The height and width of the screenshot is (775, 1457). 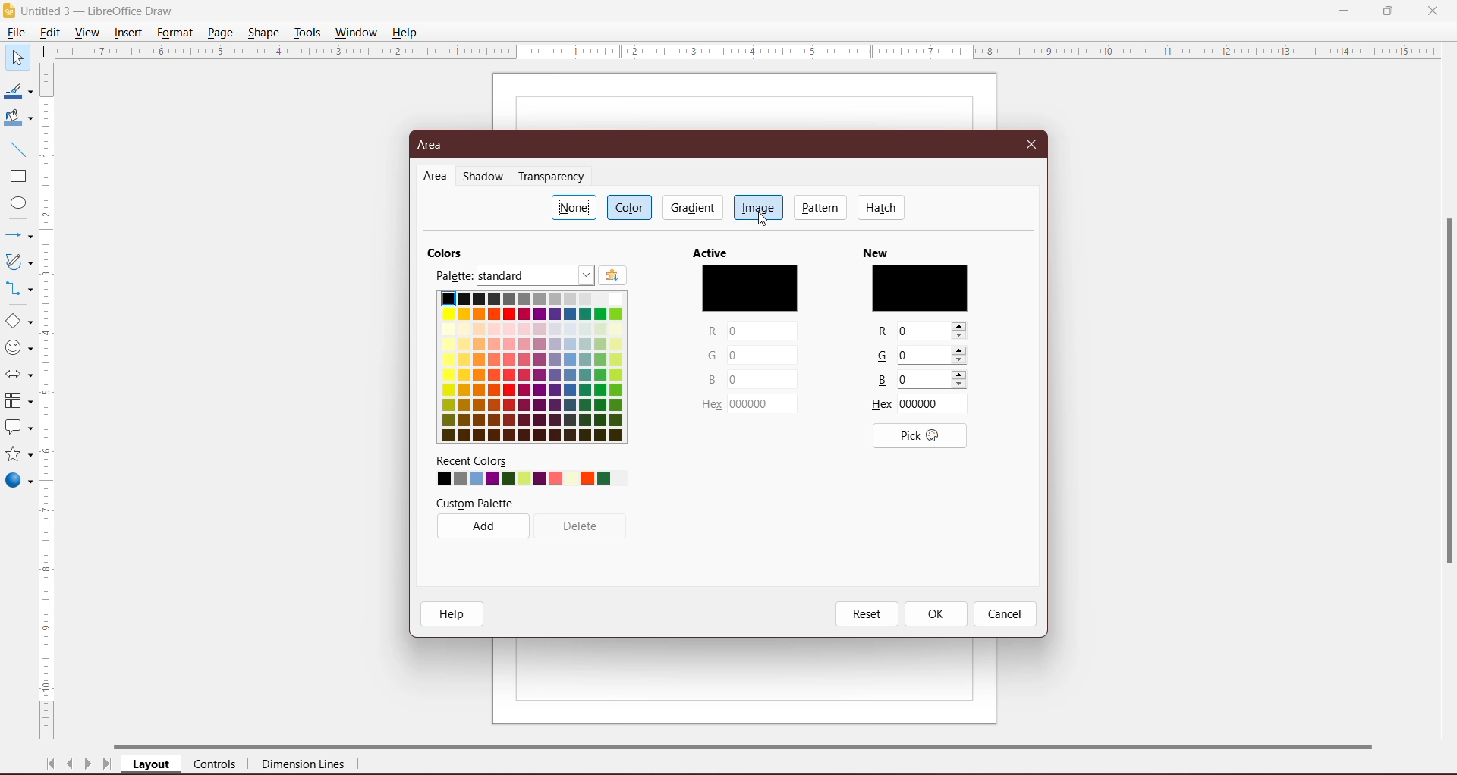 What do you see at coordinates (153, 765) in the screenshot?
I see `Layout` at bounding box center [153, 765].